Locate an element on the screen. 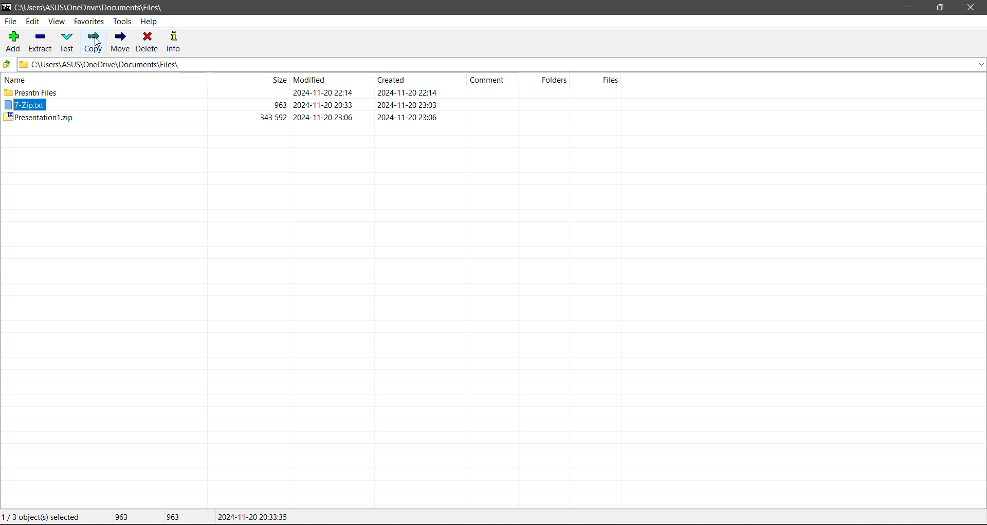  Copy is located at coordinates (93, 42).